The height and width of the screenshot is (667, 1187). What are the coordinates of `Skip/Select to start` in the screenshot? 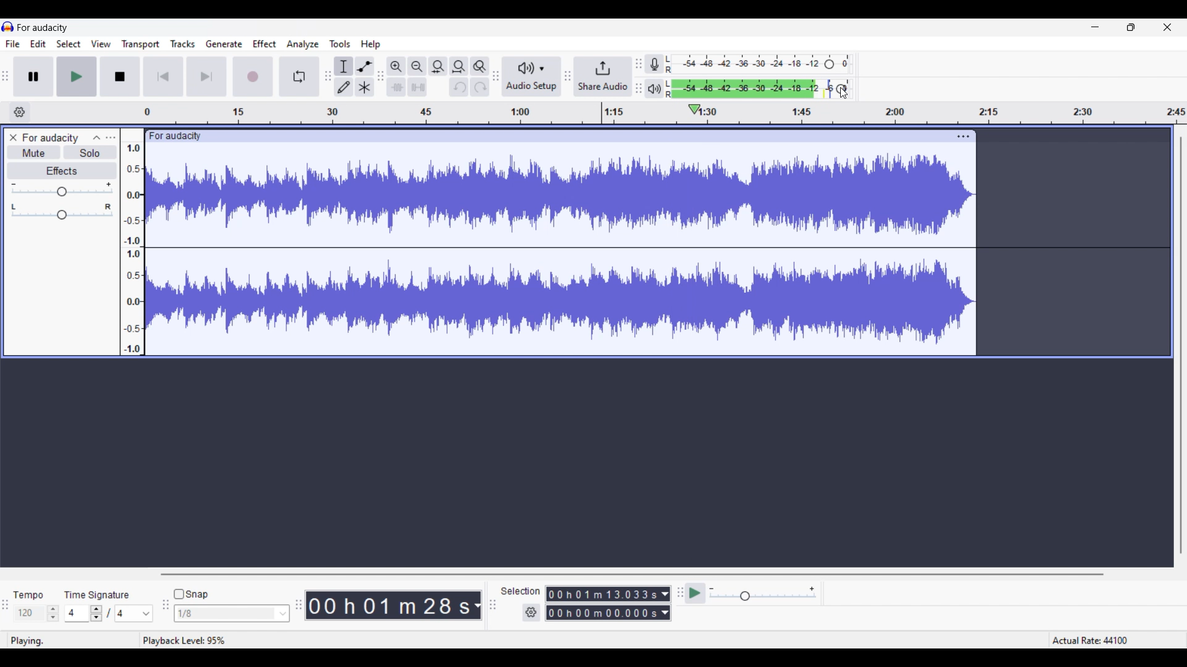 It's located at (163, 77).